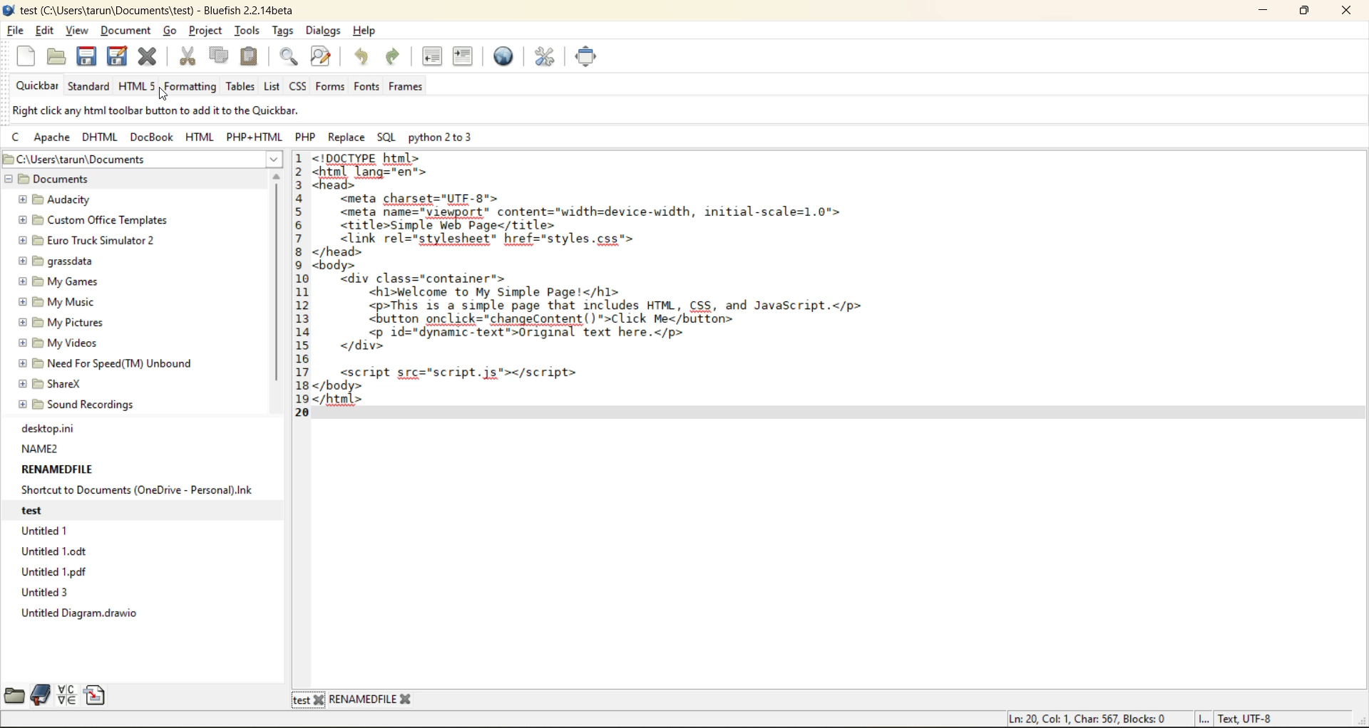 The width and height of the screenshot is (1369, 728). What do you see at coordinates (324, 31) in the screenshot?
I see `dialogs` at bounding box center [324, 31].